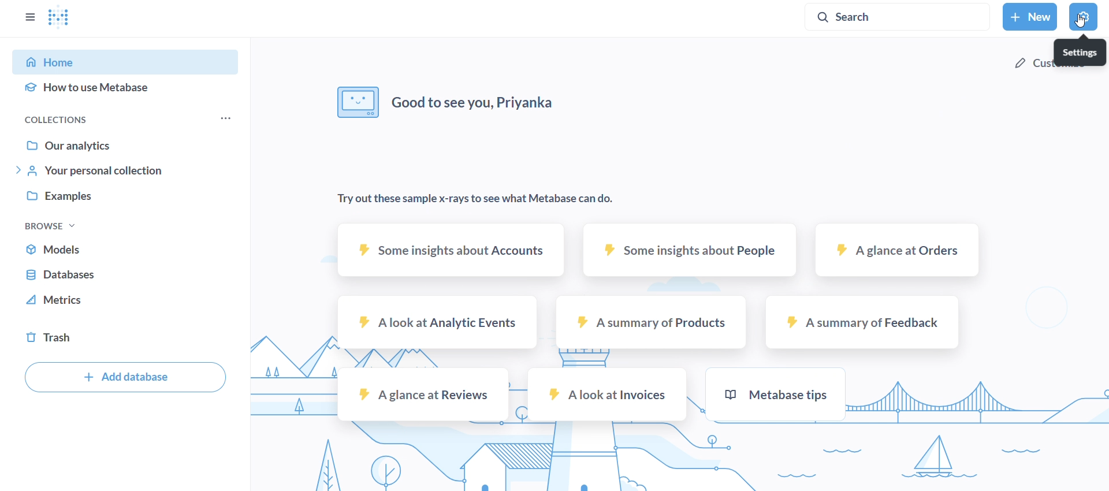 The height and width of the screenshot is (491, 1109). What do you see at coordinates (652, 323) in the screenshot?
I see `a summary of products` at bounding box center [652, 323].